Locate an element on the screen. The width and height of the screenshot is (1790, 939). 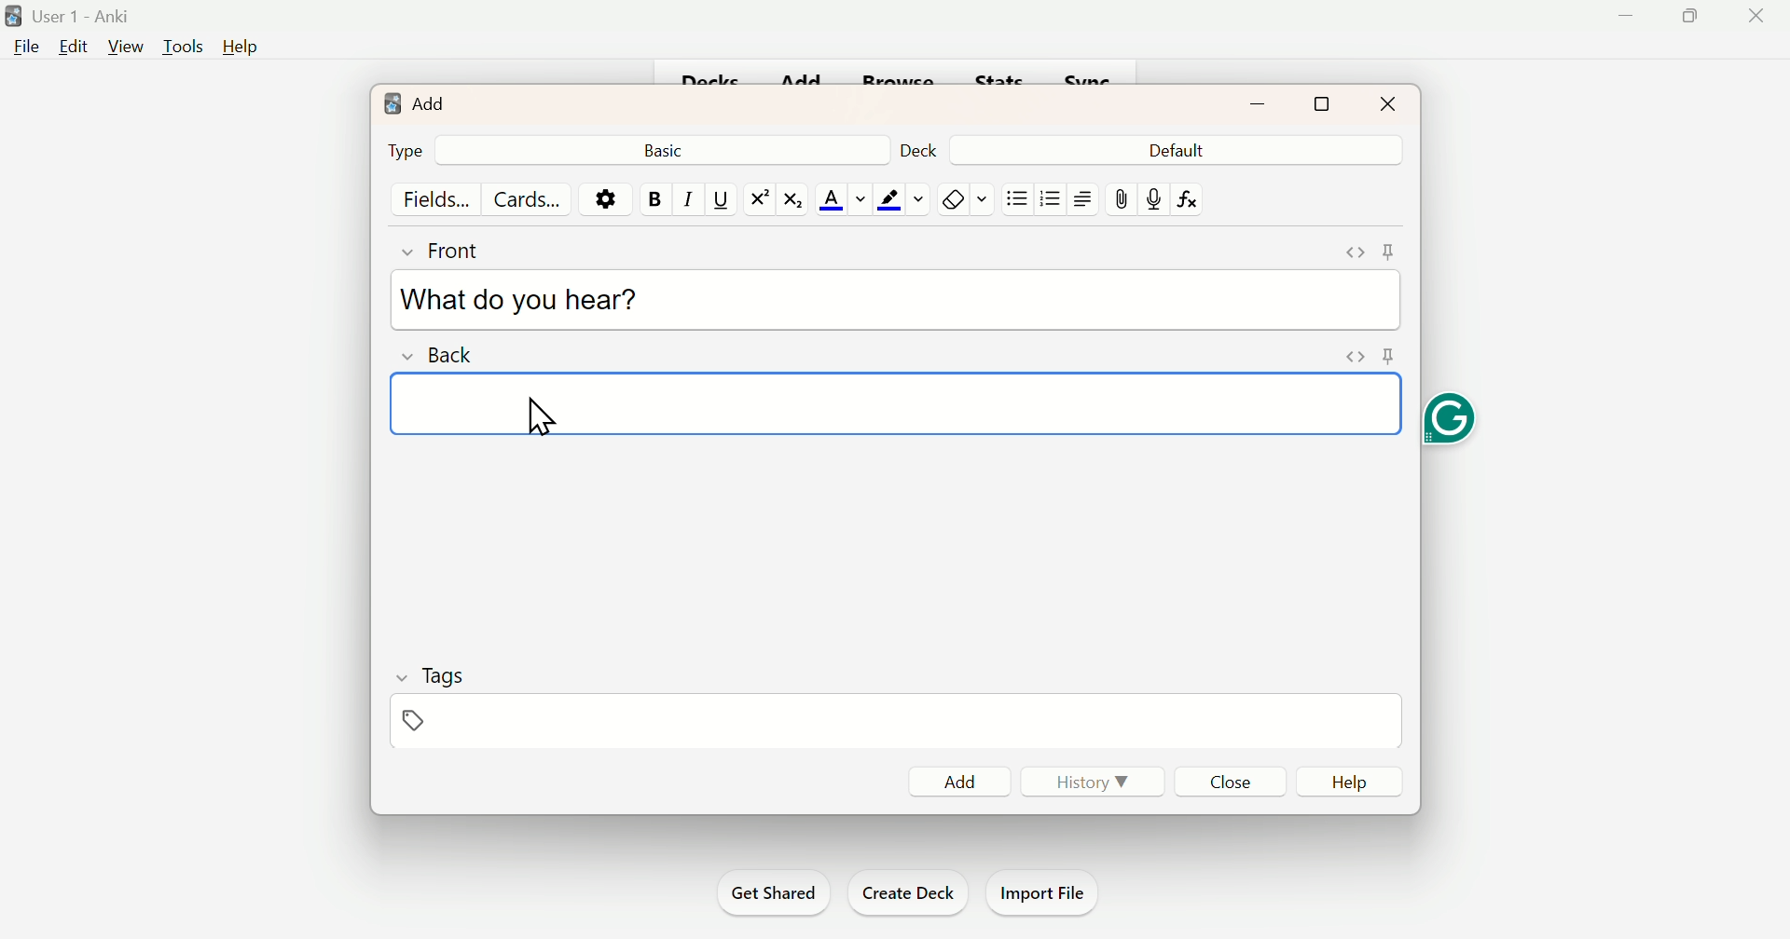
Grammarly is located at coordinates (1454, 421).